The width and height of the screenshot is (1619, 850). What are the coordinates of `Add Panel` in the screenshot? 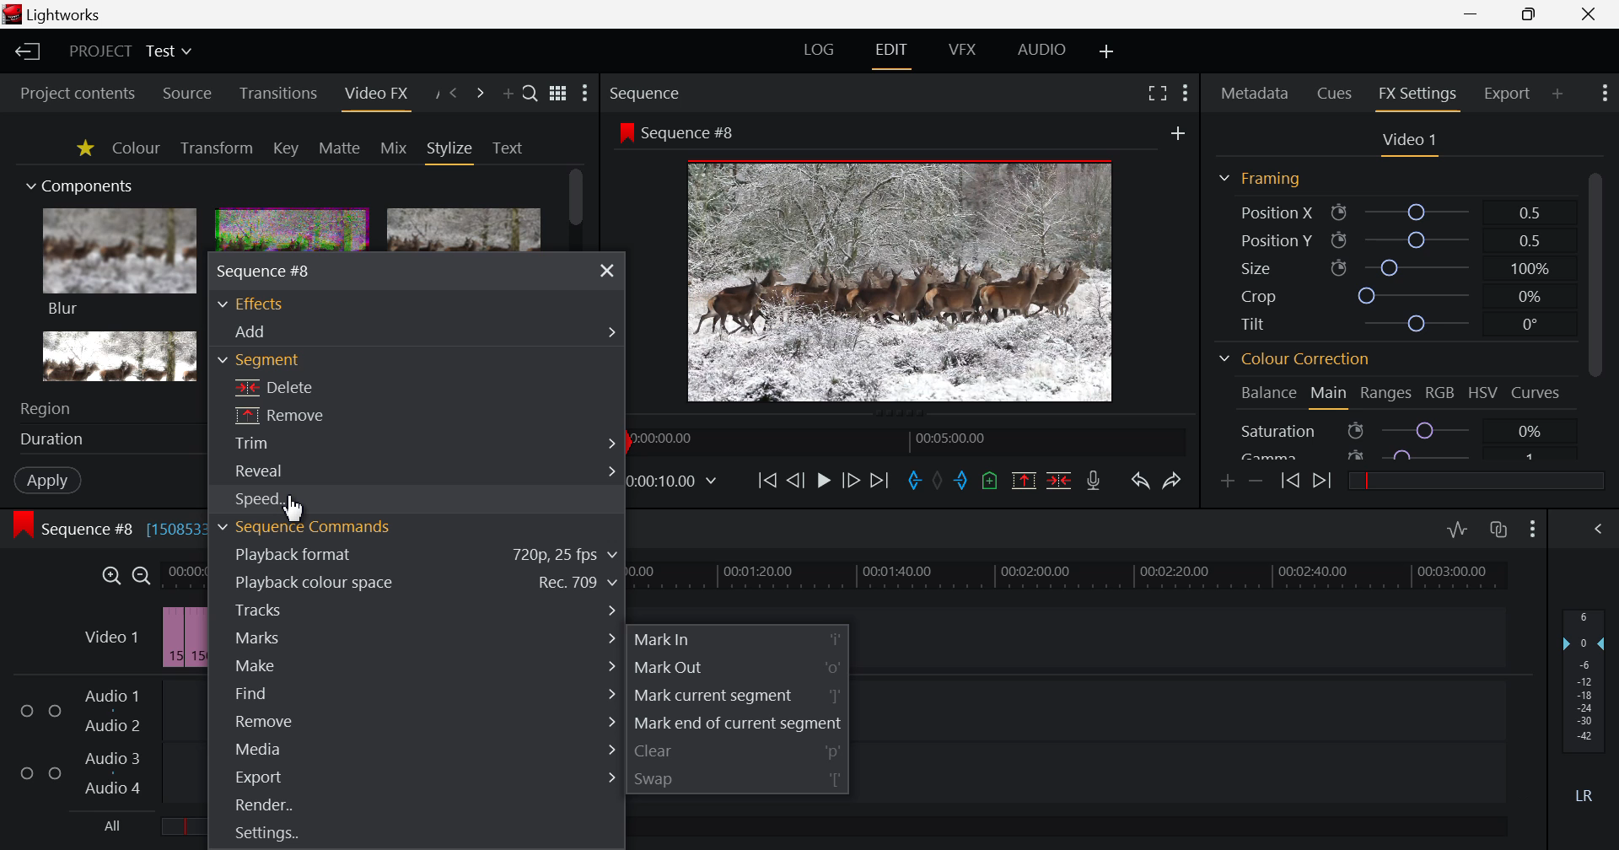 It's located at (1558, 92).